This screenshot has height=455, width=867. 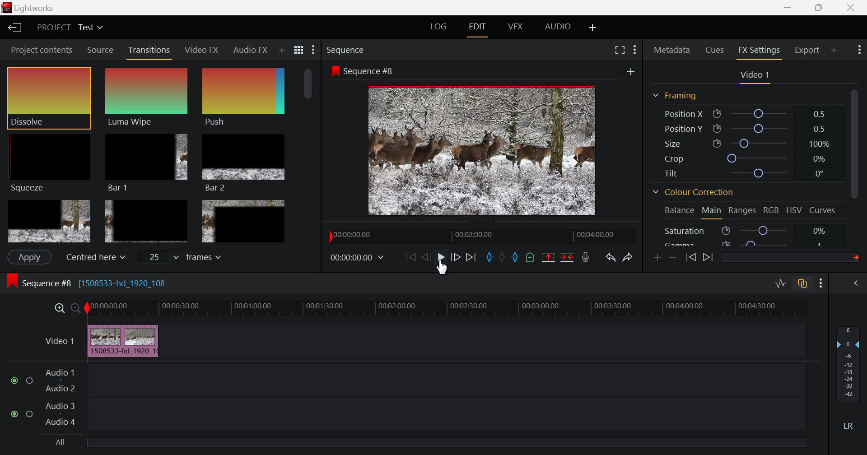 What do you see at coordinates (692, 258) in the screenshot?
I see `Previous keyframe` at bounding box center [692, 258].